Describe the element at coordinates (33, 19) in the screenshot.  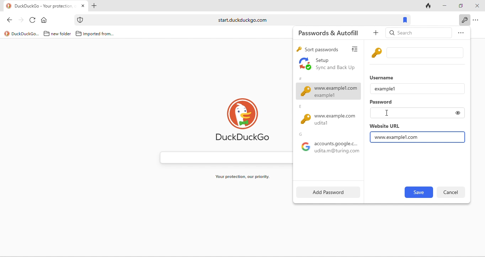
I see `reload` at that location.